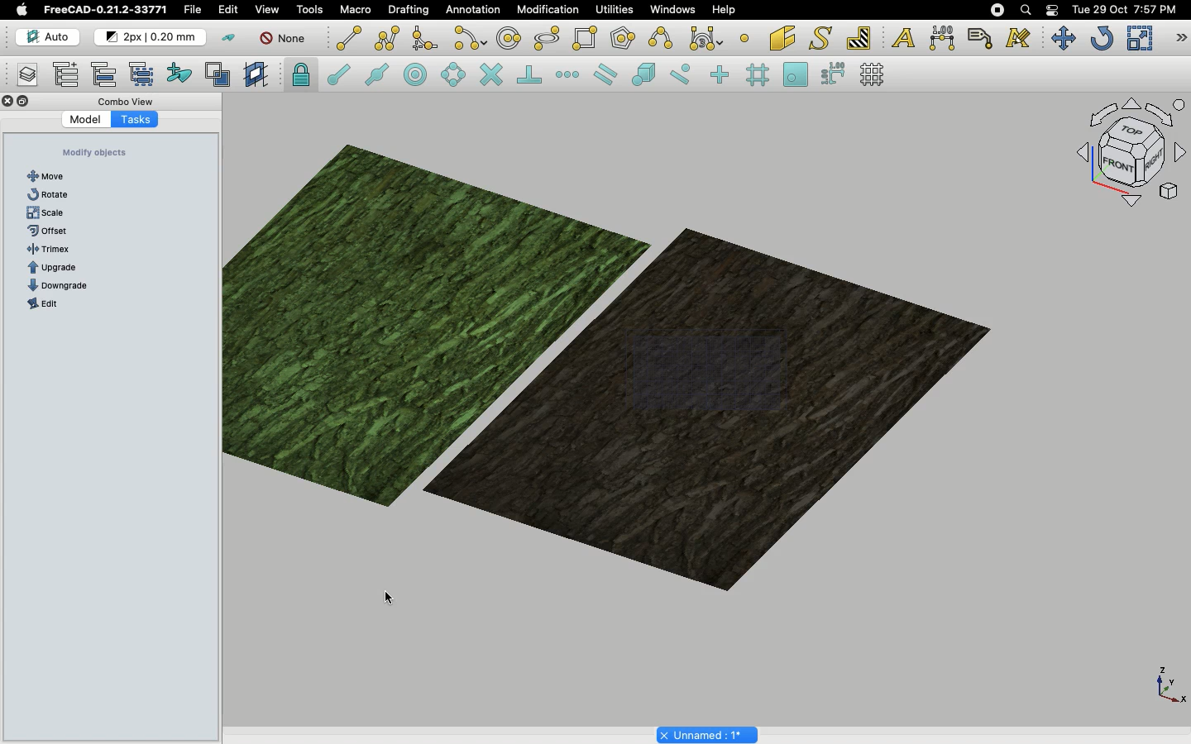 The height and width of the screenshot is (744, 1191). I want to click on Shape from text, so click(823, 40).